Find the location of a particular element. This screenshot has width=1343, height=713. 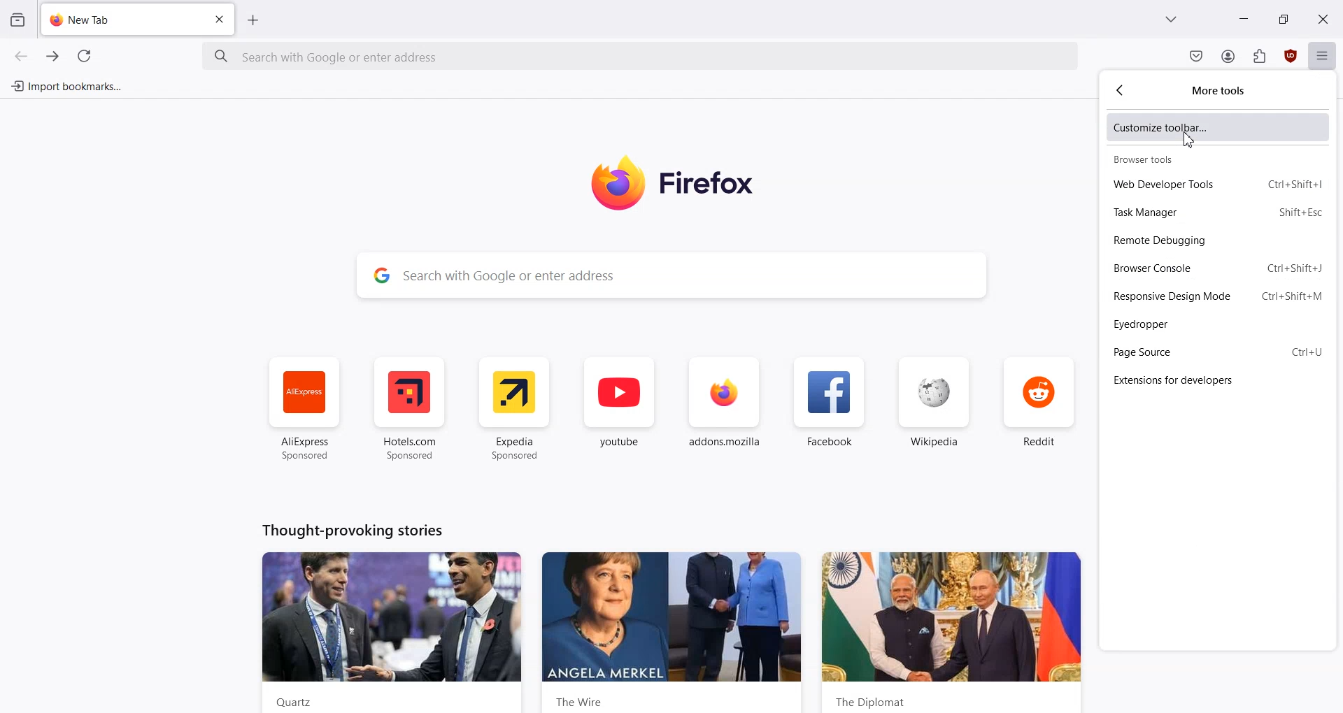

Go Forward one page  is located at coordinates (54, 56).